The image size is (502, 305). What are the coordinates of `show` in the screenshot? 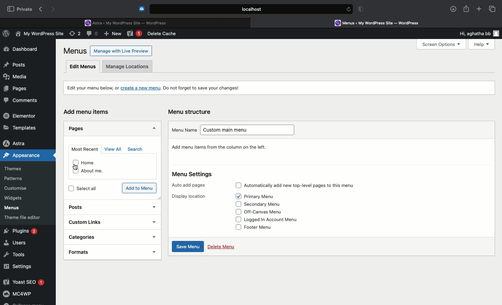 It's located at (153, 221).